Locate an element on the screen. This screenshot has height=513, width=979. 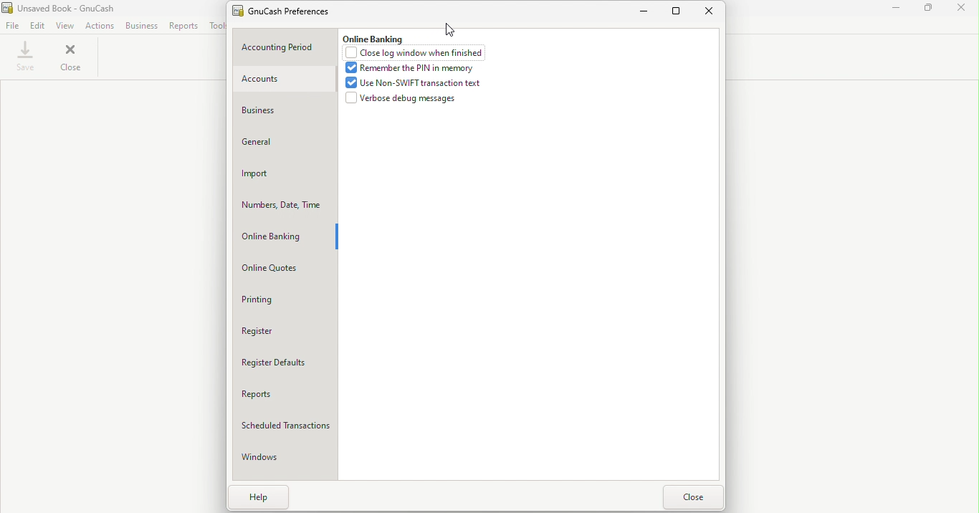
File is located at coordinates (11, 26).